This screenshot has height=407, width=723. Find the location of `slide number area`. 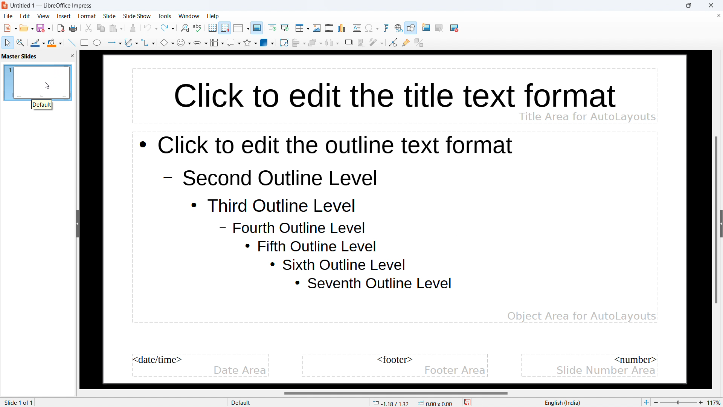

slide number area is located at coordinates (604, 371).